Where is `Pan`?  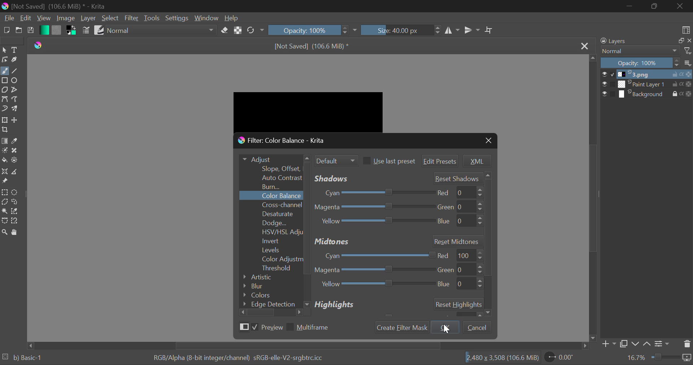 Pan is located at coordinates (17, 232).